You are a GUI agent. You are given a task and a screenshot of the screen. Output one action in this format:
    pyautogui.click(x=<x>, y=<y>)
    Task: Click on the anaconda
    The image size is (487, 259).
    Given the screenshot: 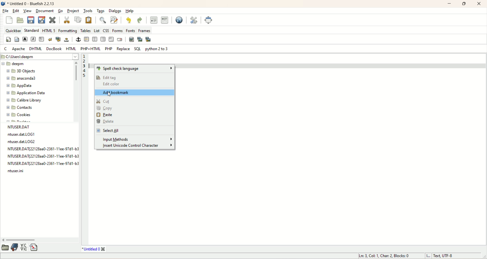 What is the action you would take?
    pyautogui.click(x=22, y=78)
    